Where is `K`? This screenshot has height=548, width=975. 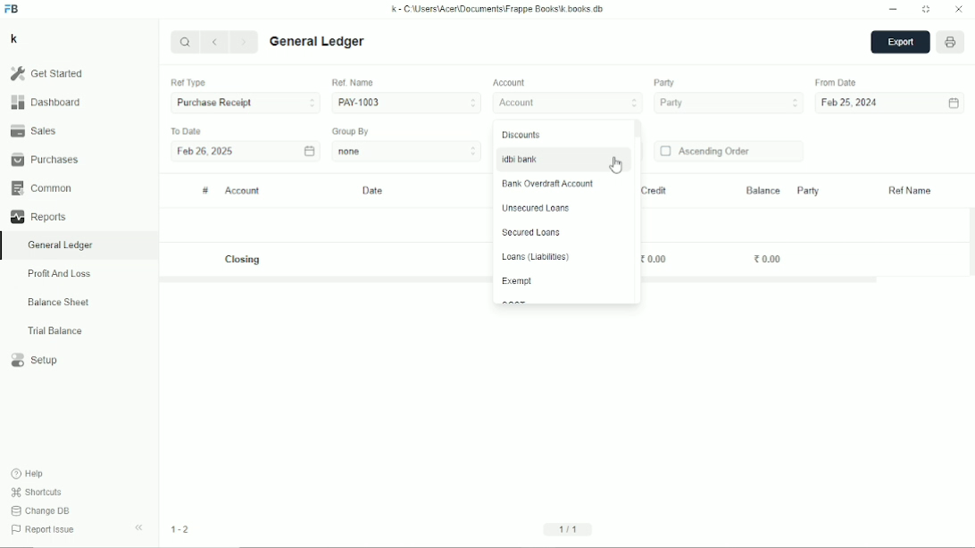
K is located at coordinates (14, 38).